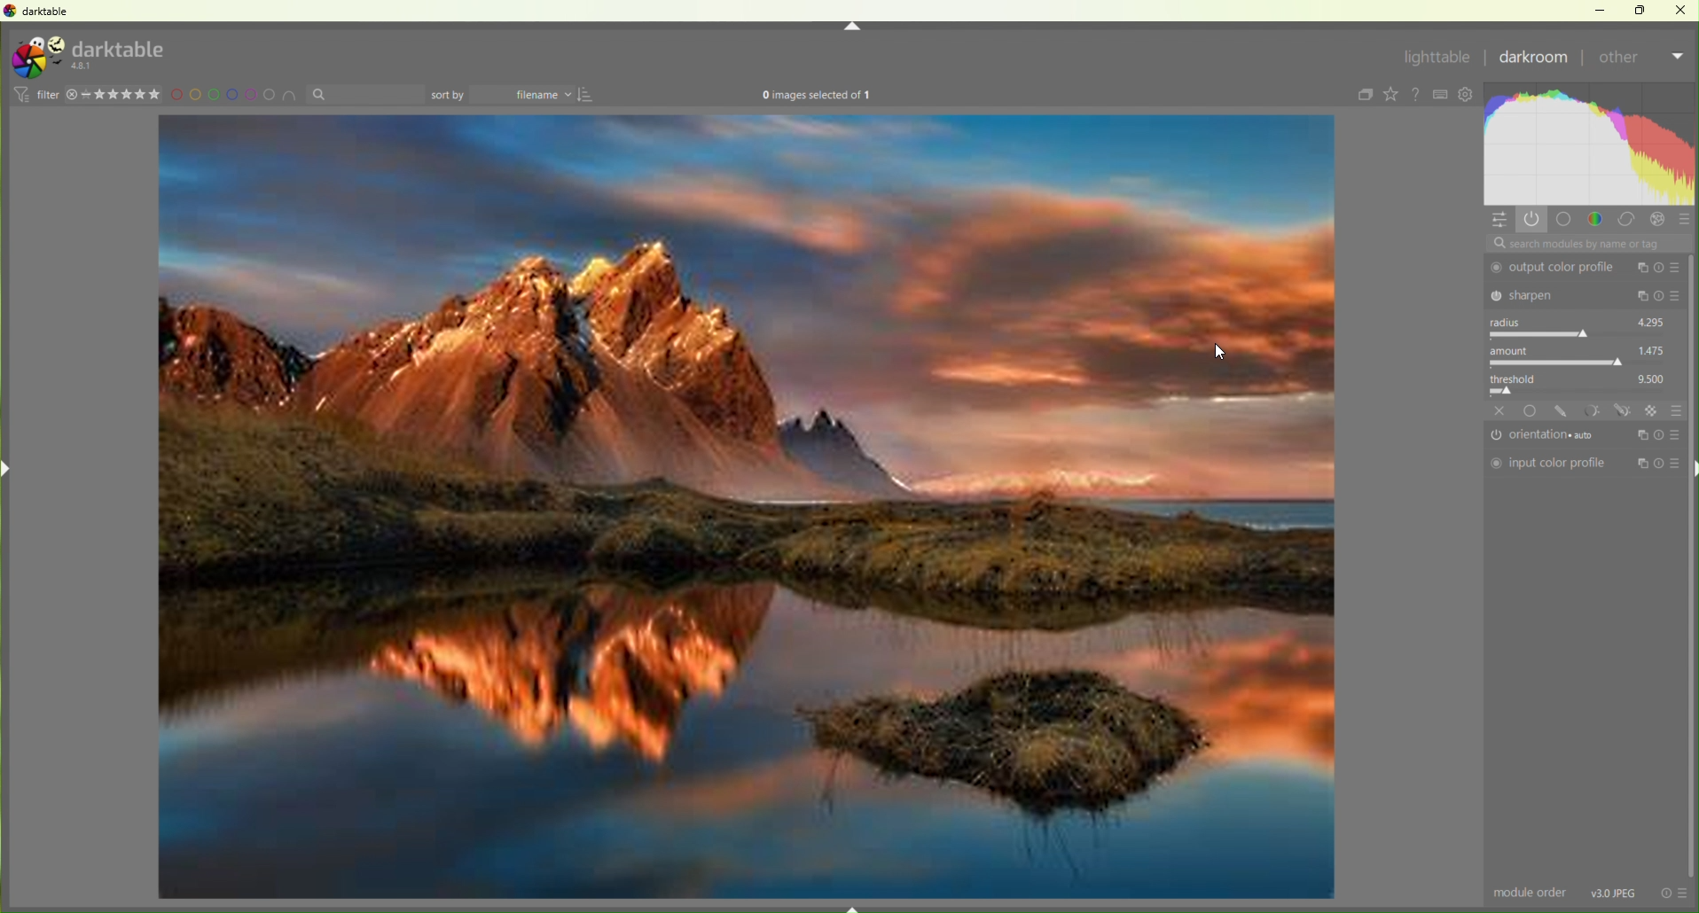 This screenshot has height=913, width=1699. Describe the element at coordinates (20, 94) in the screenshot. I see `icon` at that location.